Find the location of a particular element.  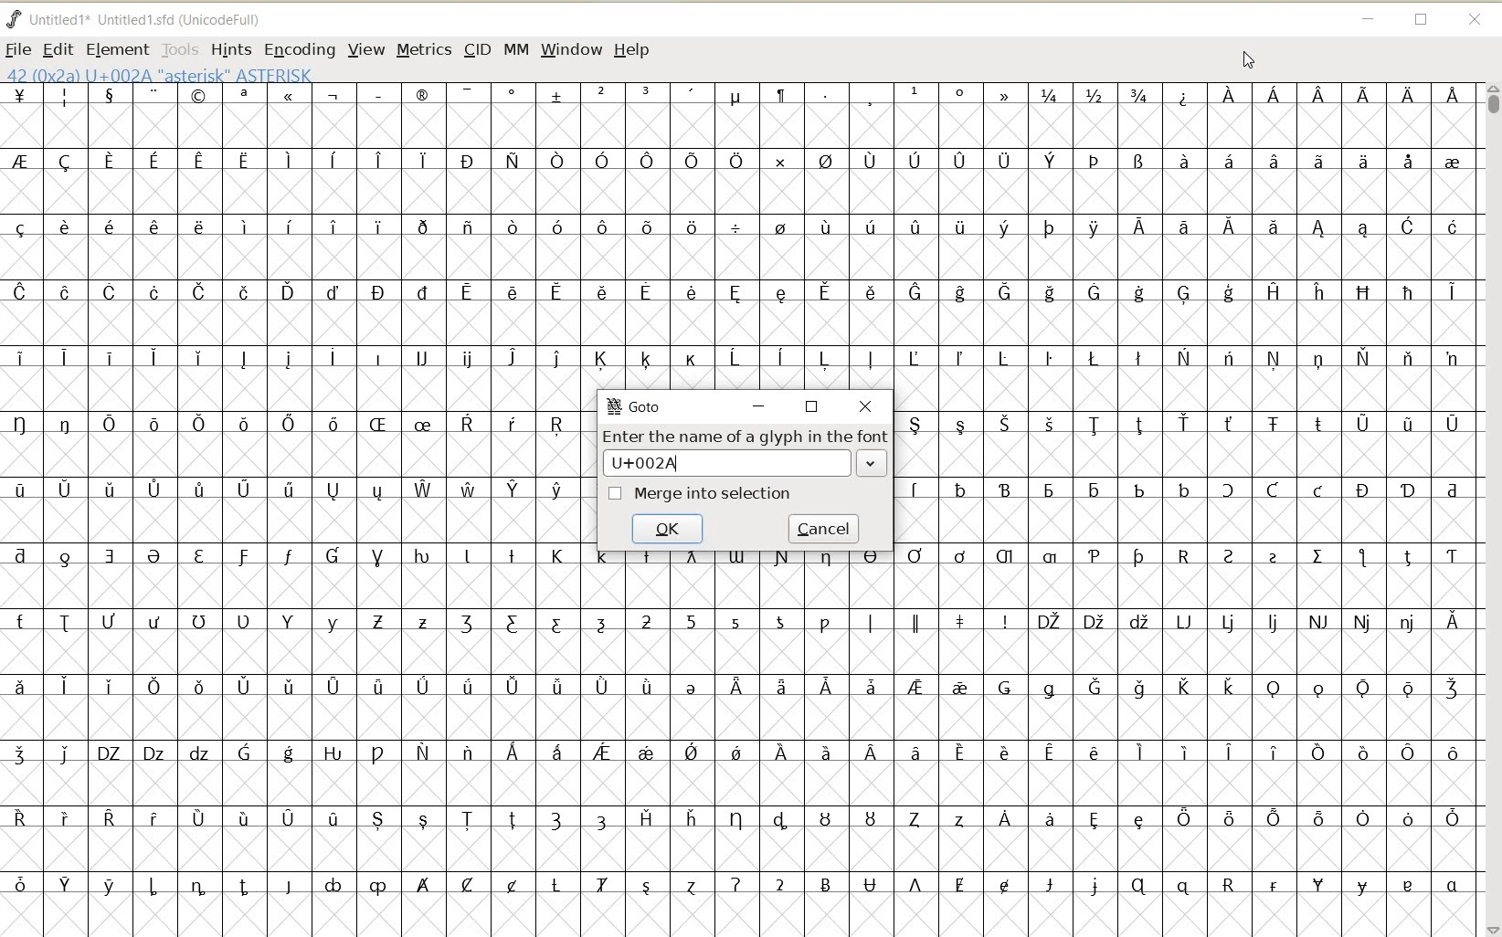

cancel is located at coordinates (823, 528).